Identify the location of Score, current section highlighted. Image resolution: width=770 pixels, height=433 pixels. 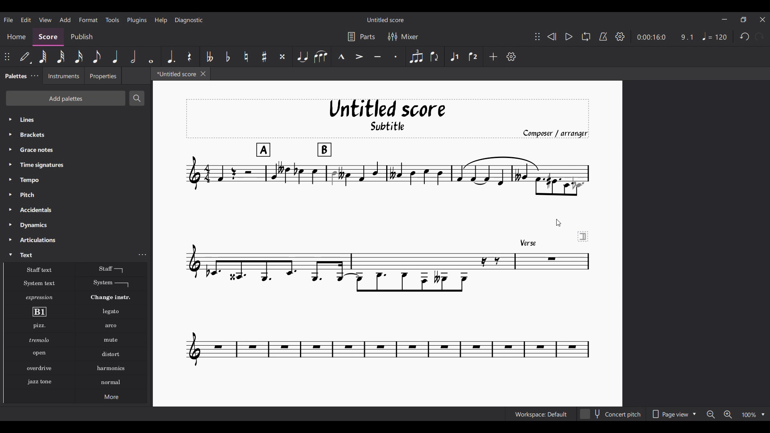
(48, 37).